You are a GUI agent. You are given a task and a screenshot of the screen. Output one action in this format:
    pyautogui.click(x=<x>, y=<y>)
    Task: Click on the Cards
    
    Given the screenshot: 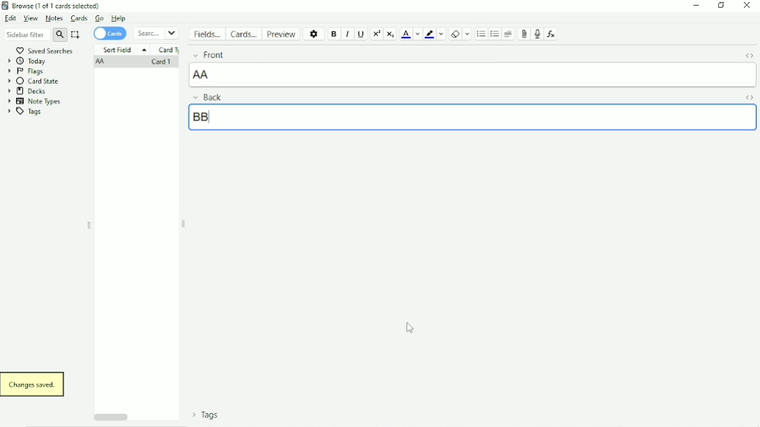 What is the action you would take?
    pyautogui.click(x=110, y=34)
    